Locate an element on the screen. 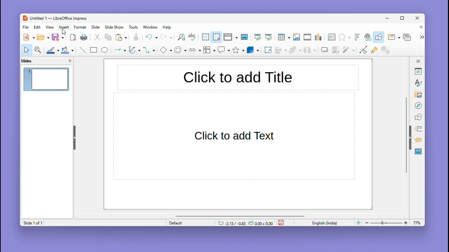  Video is located at coordinates (307, 37).